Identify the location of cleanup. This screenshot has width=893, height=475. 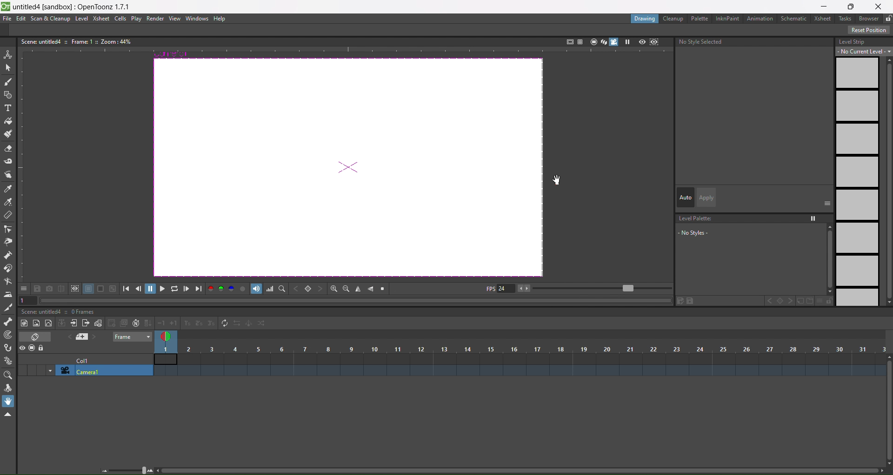
(673, 19).